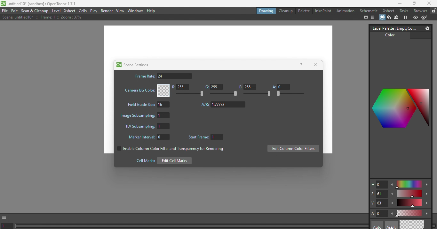  What do you see at coordinates (379, 213) in the screenshot?
I see `A` at bounding box center [379, 213].